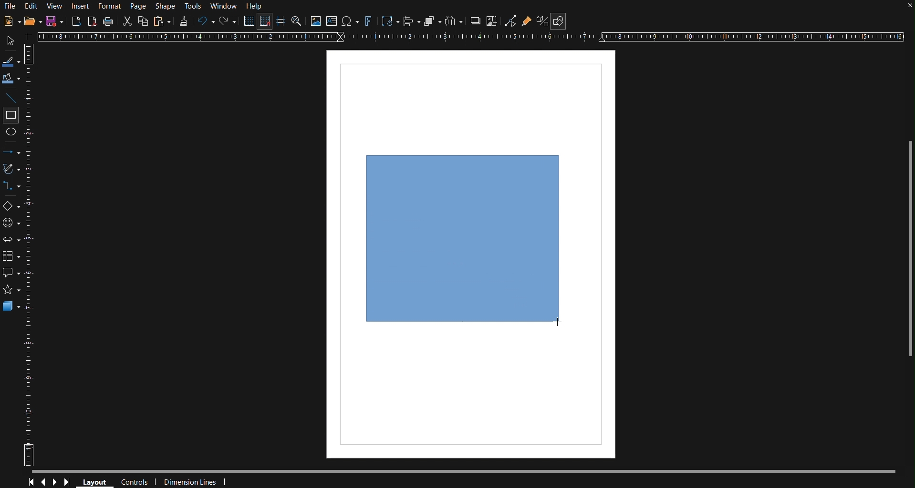  I want to click on Export as PDF, so click(92, 21).